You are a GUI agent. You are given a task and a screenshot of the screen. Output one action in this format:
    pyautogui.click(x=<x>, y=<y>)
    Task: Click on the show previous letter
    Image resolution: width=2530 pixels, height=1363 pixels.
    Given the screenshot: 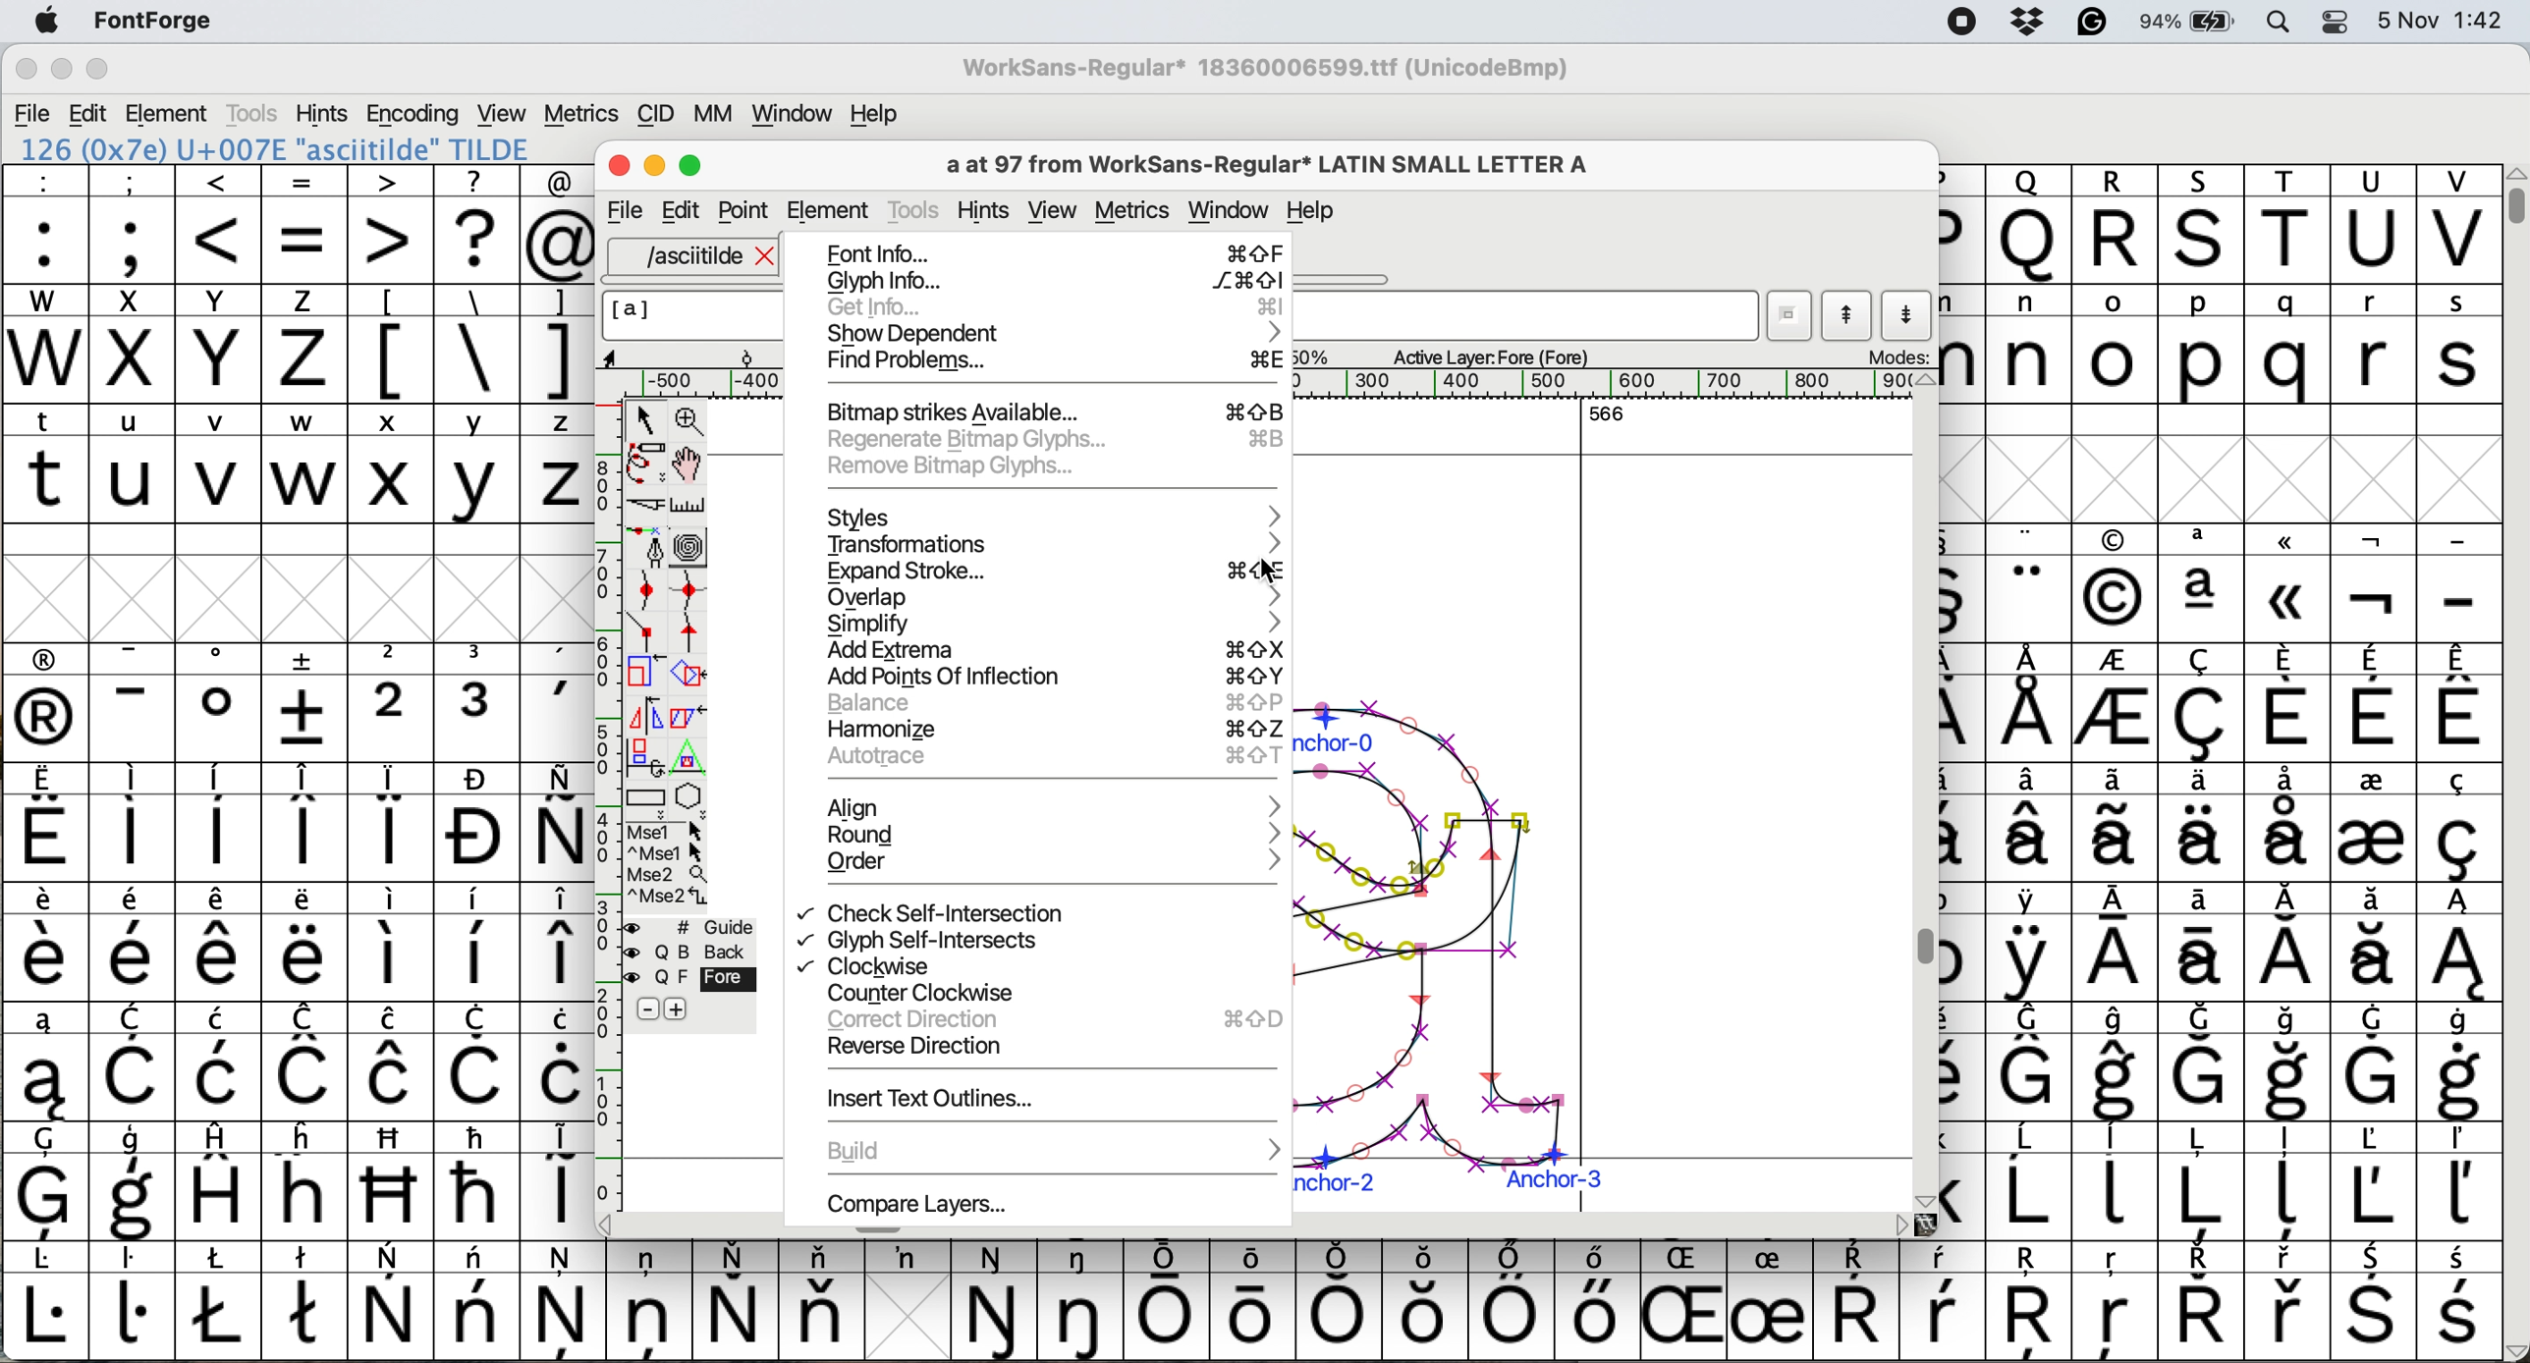 What is the action you would take?
    pyautogui.click(x=1847, y=315)
    